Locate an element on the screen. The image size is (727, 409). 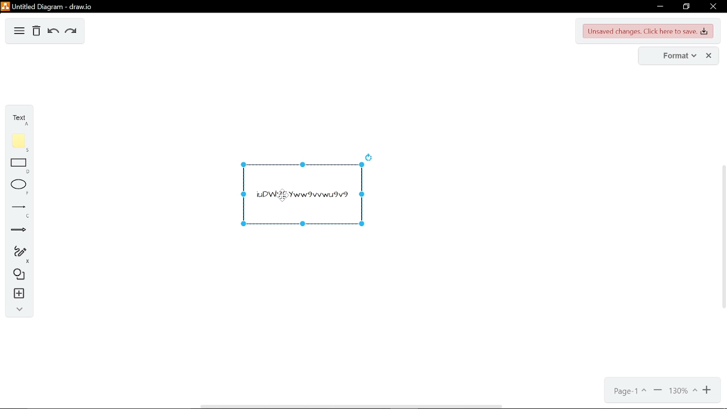
zoom out is located at coordinates (657, 392).